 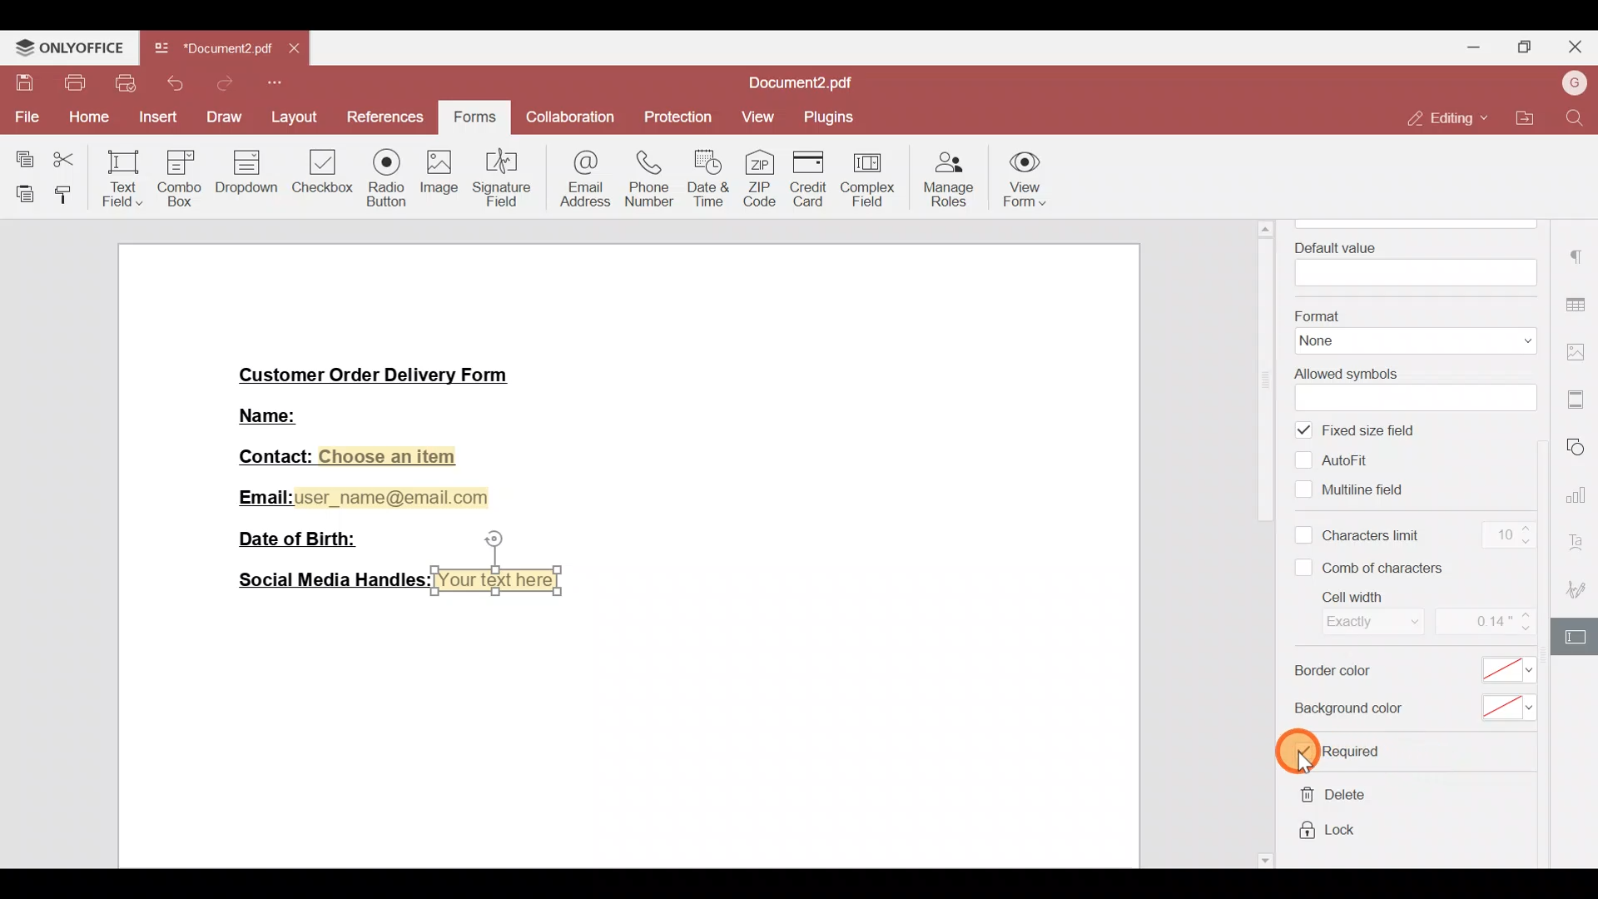 What do you see at coordinates (808, 83) in the screenshot?
I see `Document2.pdf` at bounding box center [808, 83].